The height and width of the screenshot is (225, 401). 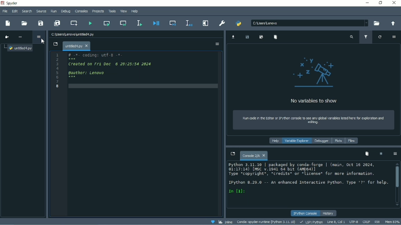 I want to click on PYTHONPATH manager, so click(x=238, y=24).